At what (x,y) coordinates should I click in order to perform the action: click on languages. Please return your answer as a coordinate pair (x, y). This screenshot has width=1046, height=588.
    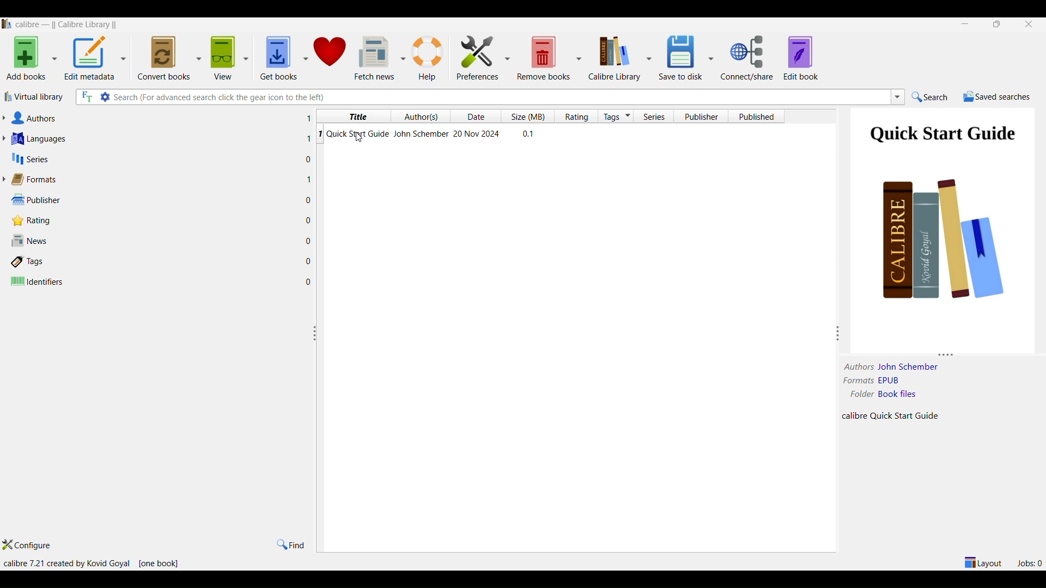
    Looking at the image, I should click on (156, 137).